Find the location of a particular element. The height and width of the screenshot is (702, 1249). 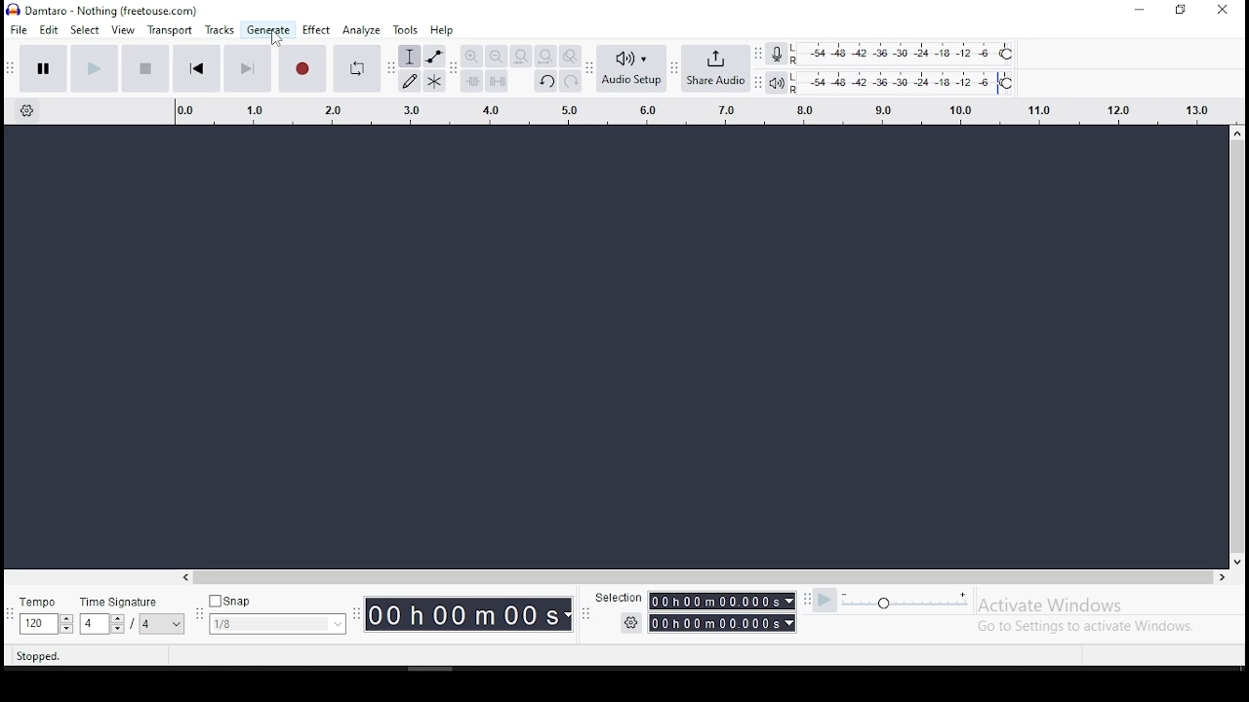

skip to start is located at coordinates (196, 67).